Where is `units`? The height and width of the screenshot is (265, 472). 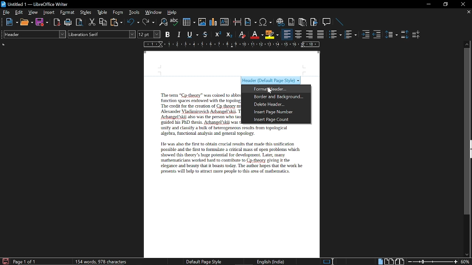
units is located at coordinates (4, 45).